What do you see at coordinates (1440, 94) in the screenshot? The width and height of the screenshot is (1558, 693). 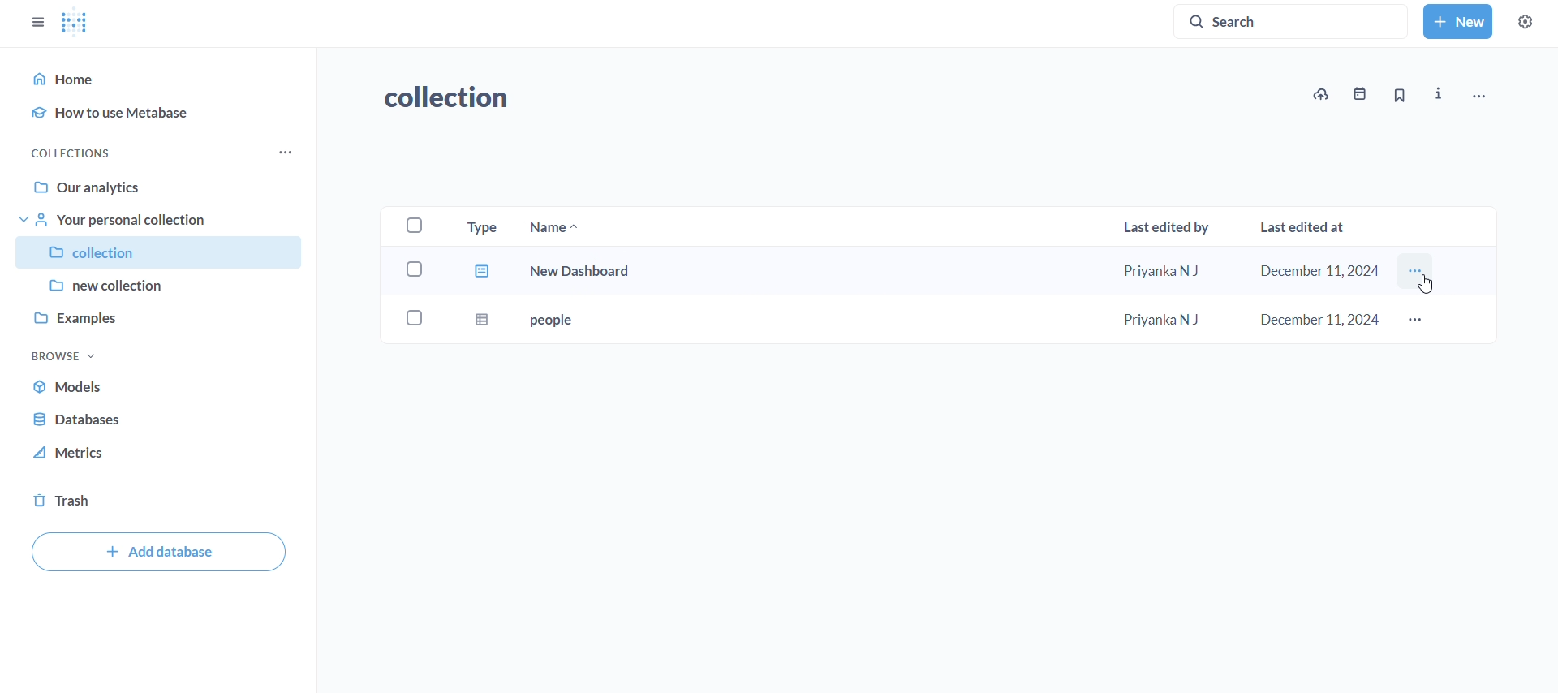 I see `more info` at bounding box center [1440, 94].